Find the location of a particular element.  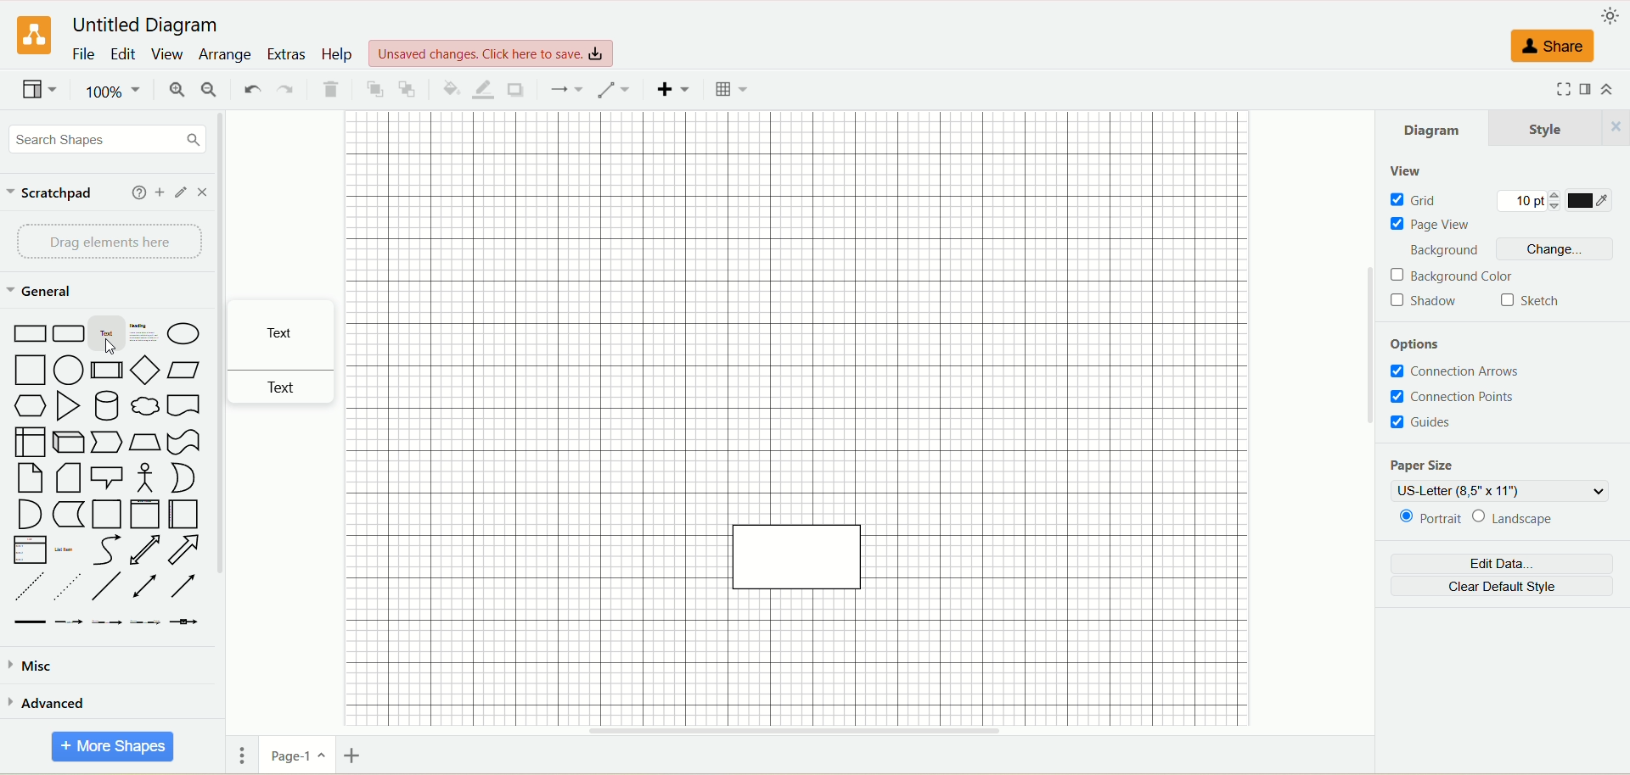

and is located at coordinates (27, 514).